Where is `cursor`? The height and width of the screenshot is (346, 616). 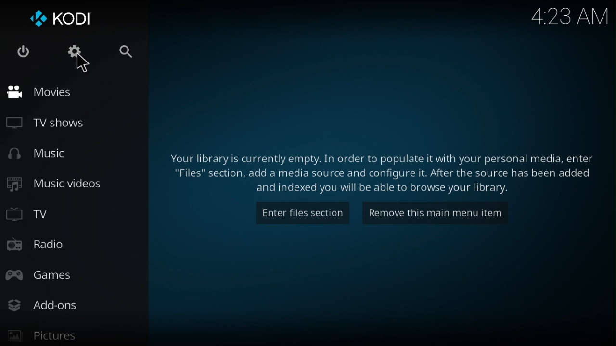
cursor is located at coordinates (83, 63).